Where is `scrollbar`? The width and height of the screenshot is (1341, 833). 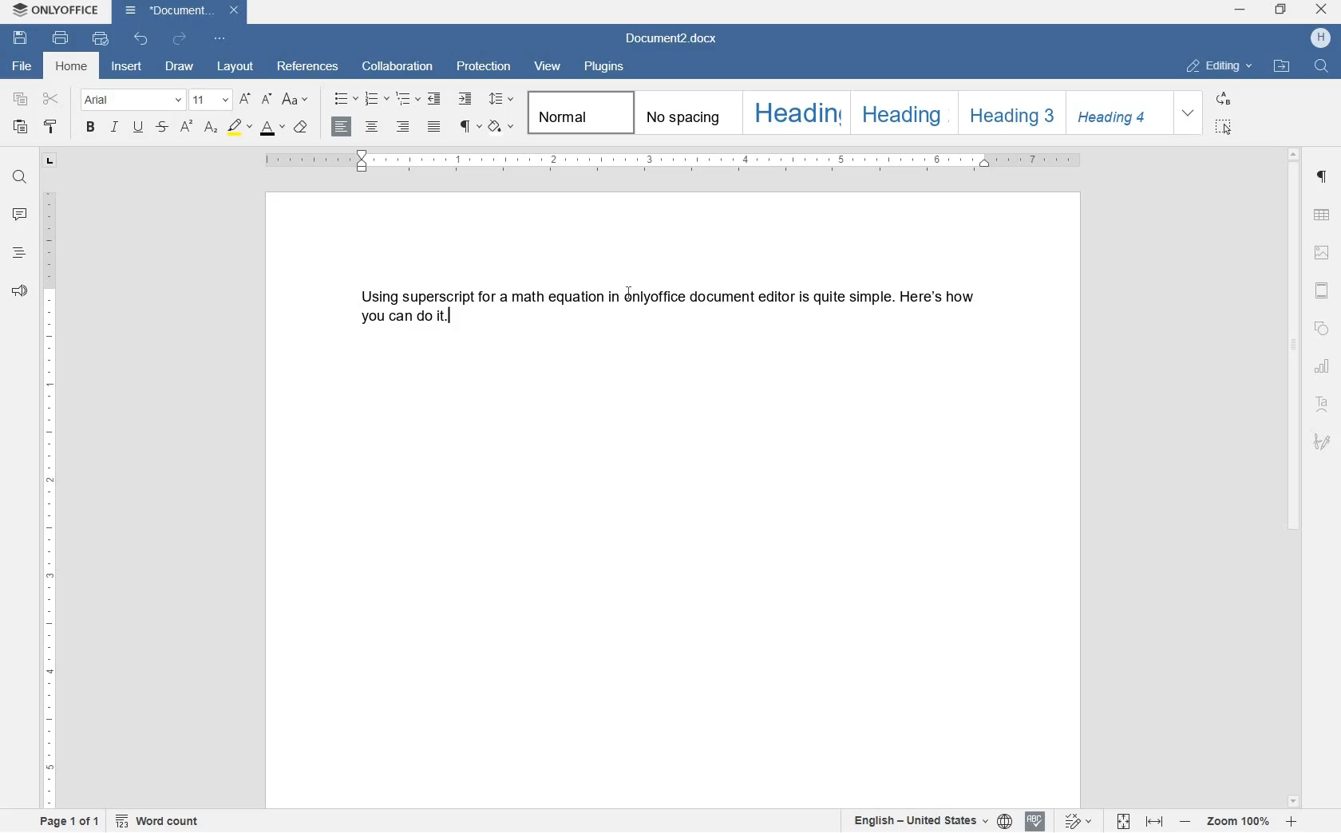
scrollbar is located at coordinates (1296, 477).